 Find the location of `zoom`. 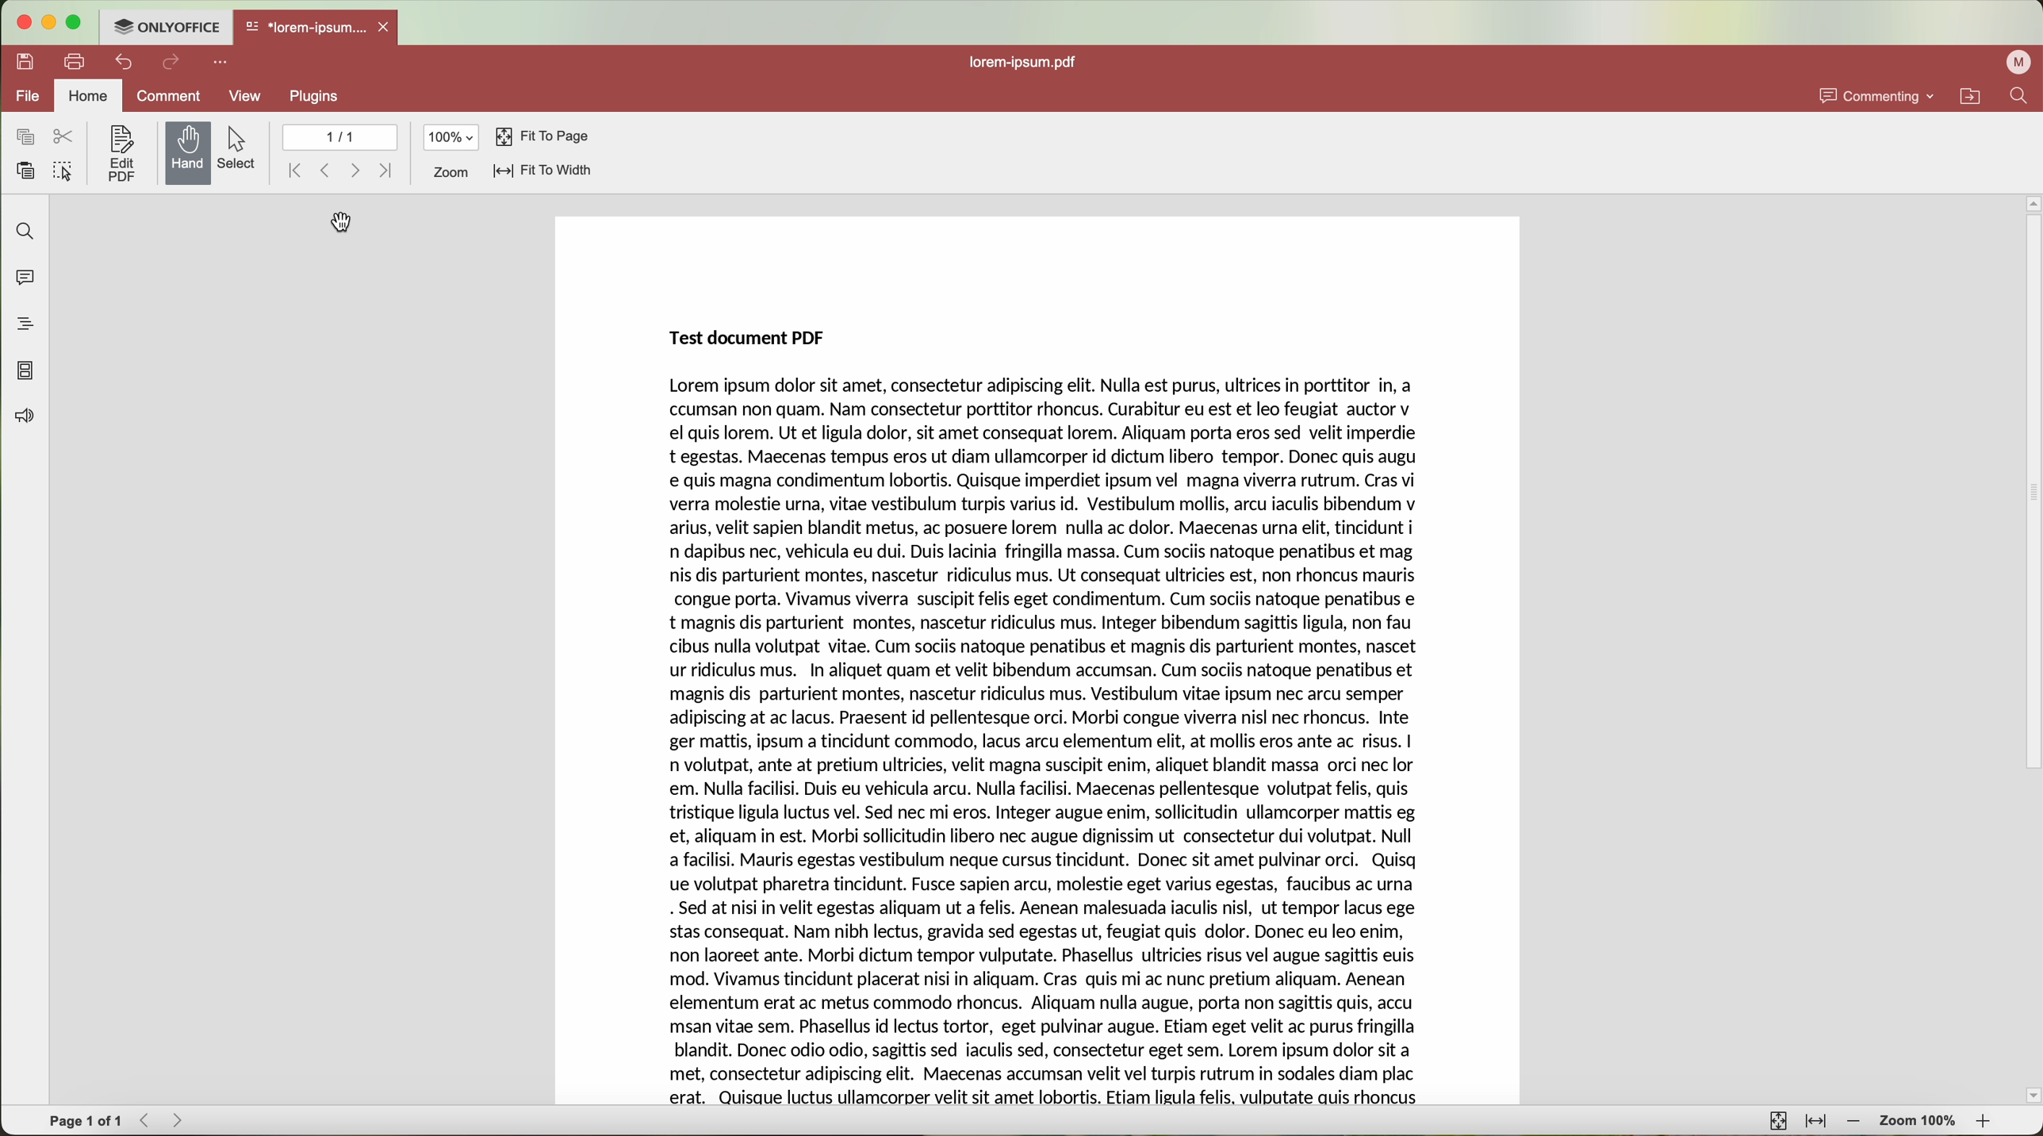

zoom is located at coordinates (452, 172).